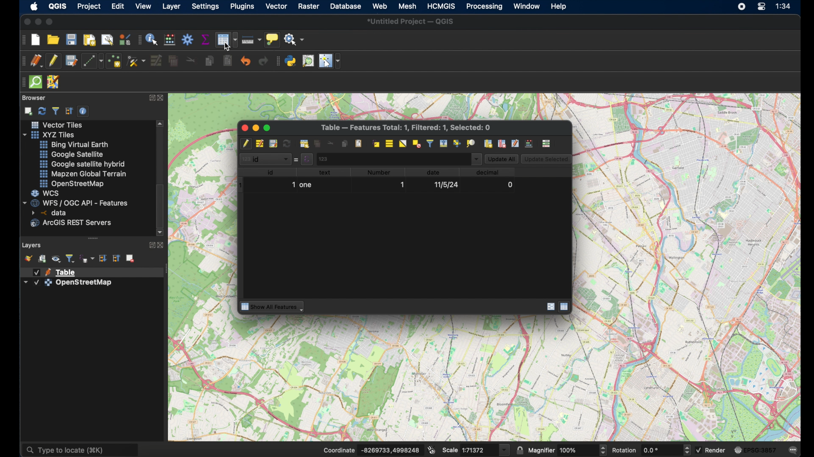 The height and width of the screenshot is (457, 814). I want to click on open street map, so click(71, 183).